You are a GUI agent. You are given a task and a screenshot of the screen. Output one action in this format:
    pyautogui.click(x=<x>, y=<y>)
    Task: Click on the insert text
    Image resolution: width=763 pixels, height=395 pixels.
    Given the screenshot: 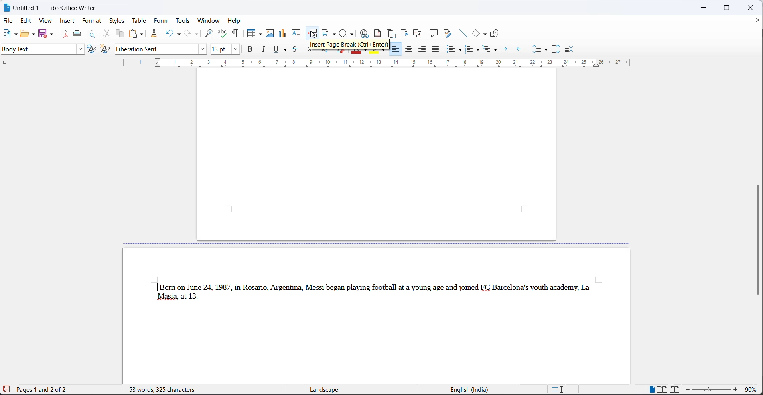 What is the action you would take?
    pyautogui.click(x=296, y=34)
    